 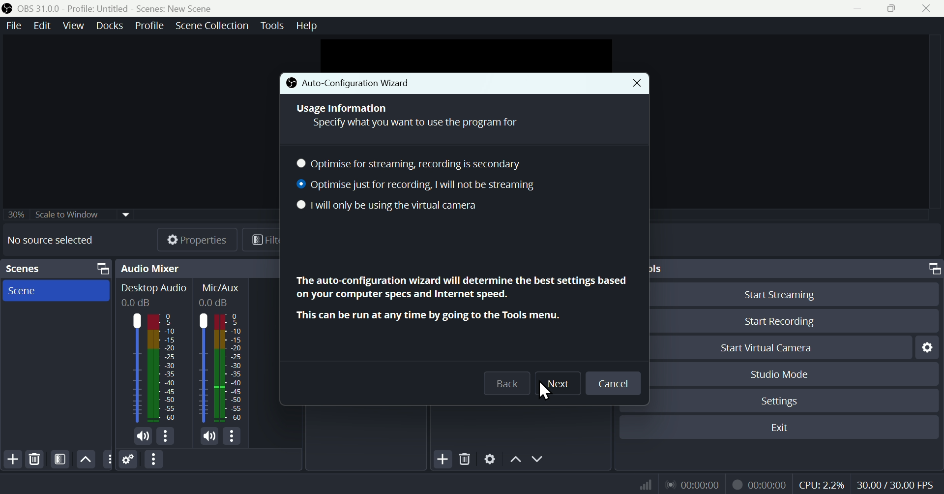 What do you see at coordinates (12, 460) in the screenshot?
I see `Add` at bounding box center [12, 460].